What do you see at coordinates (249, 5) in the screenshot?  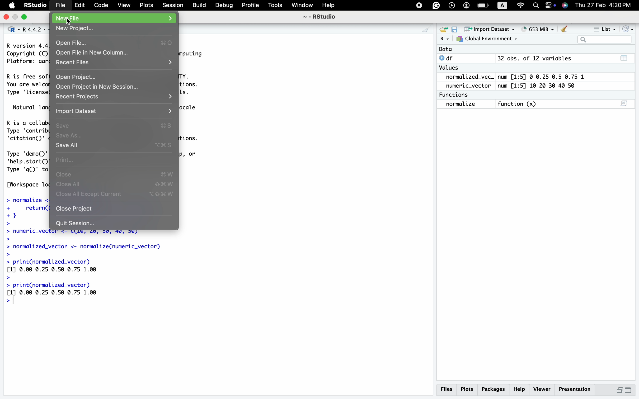 I see `Profile` at bounding box center [249, 5].